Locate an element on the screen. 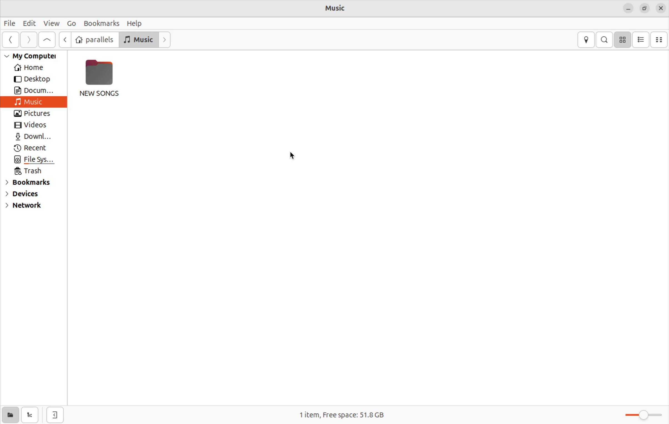 This screenshot has width=669, height=424. location is located at coordinates (586, 39).